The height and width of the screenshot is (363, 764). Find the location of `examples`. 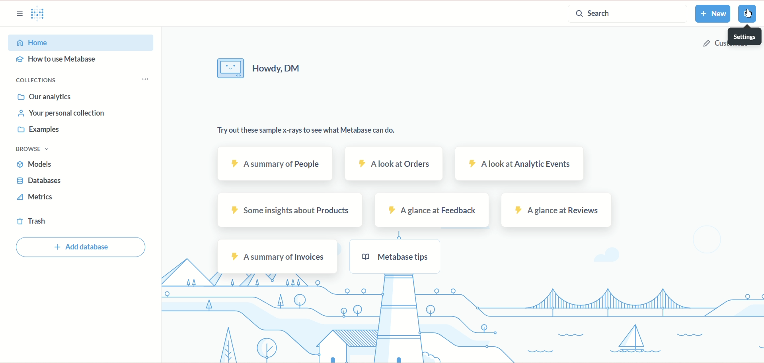

examples is located at coordinates (41, 131).